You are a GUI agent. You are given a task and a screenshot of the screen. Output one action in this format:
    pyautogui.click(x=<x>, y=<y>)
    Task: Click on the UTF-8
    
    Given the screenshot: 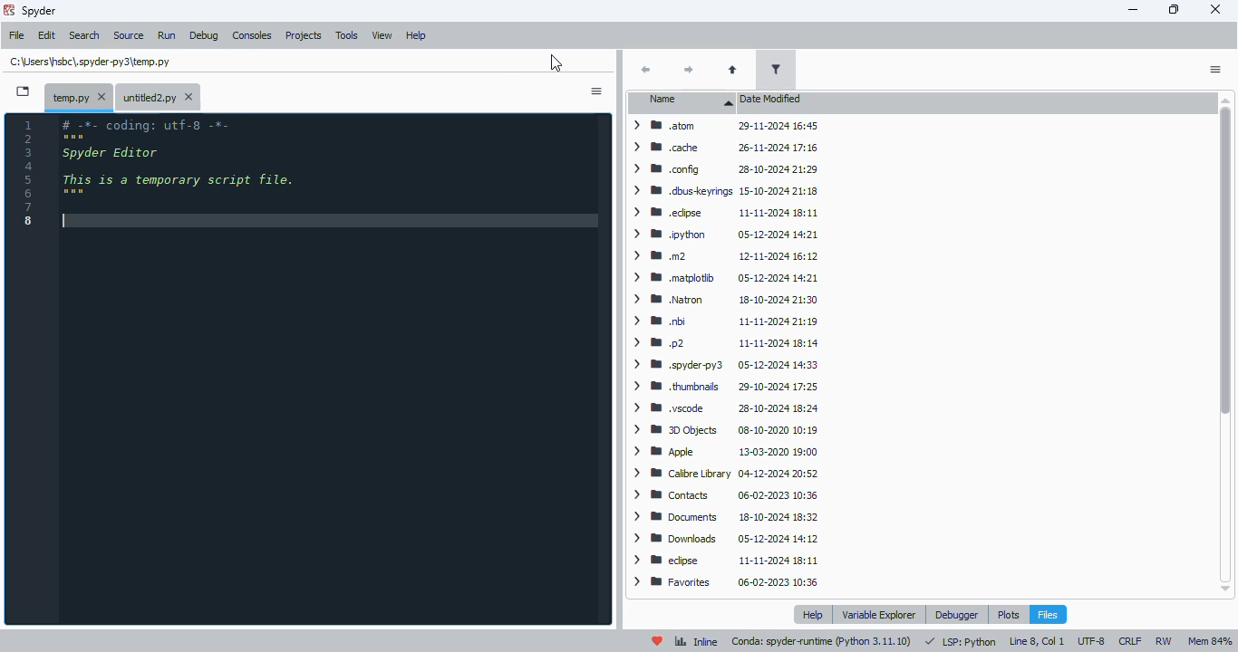 What is the action you would take?
    pyautogui.click(x=1092, y=642)
    